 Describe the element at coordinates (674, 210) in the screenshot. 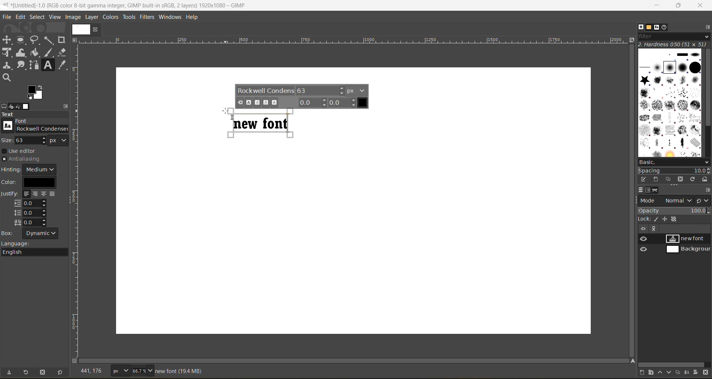

I see `opacity` at that location.